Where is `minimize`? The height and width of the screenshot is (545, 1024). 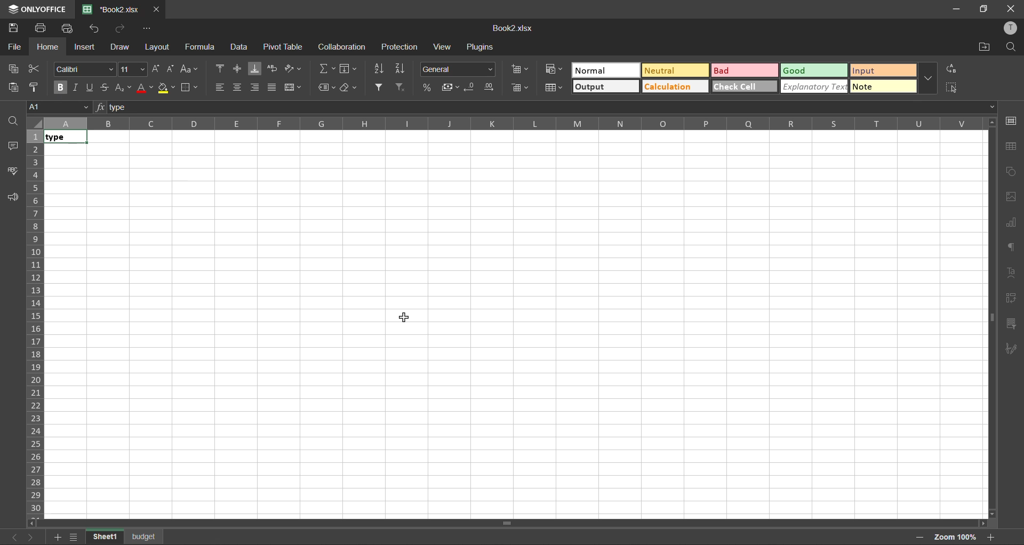
minimize is located at coordinates (954, 9).